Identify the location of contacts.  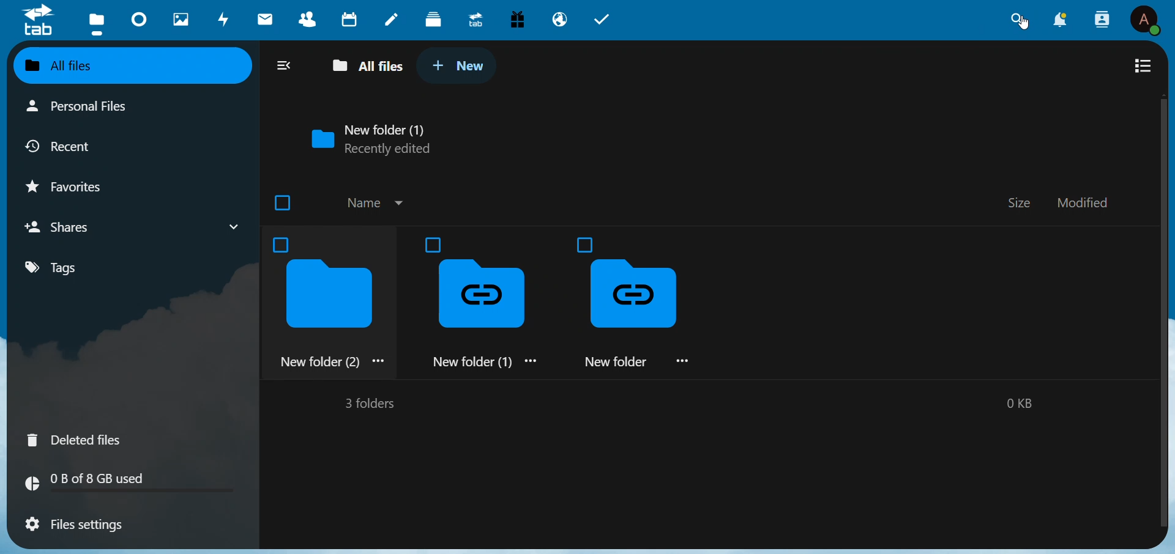
(1103, 19).